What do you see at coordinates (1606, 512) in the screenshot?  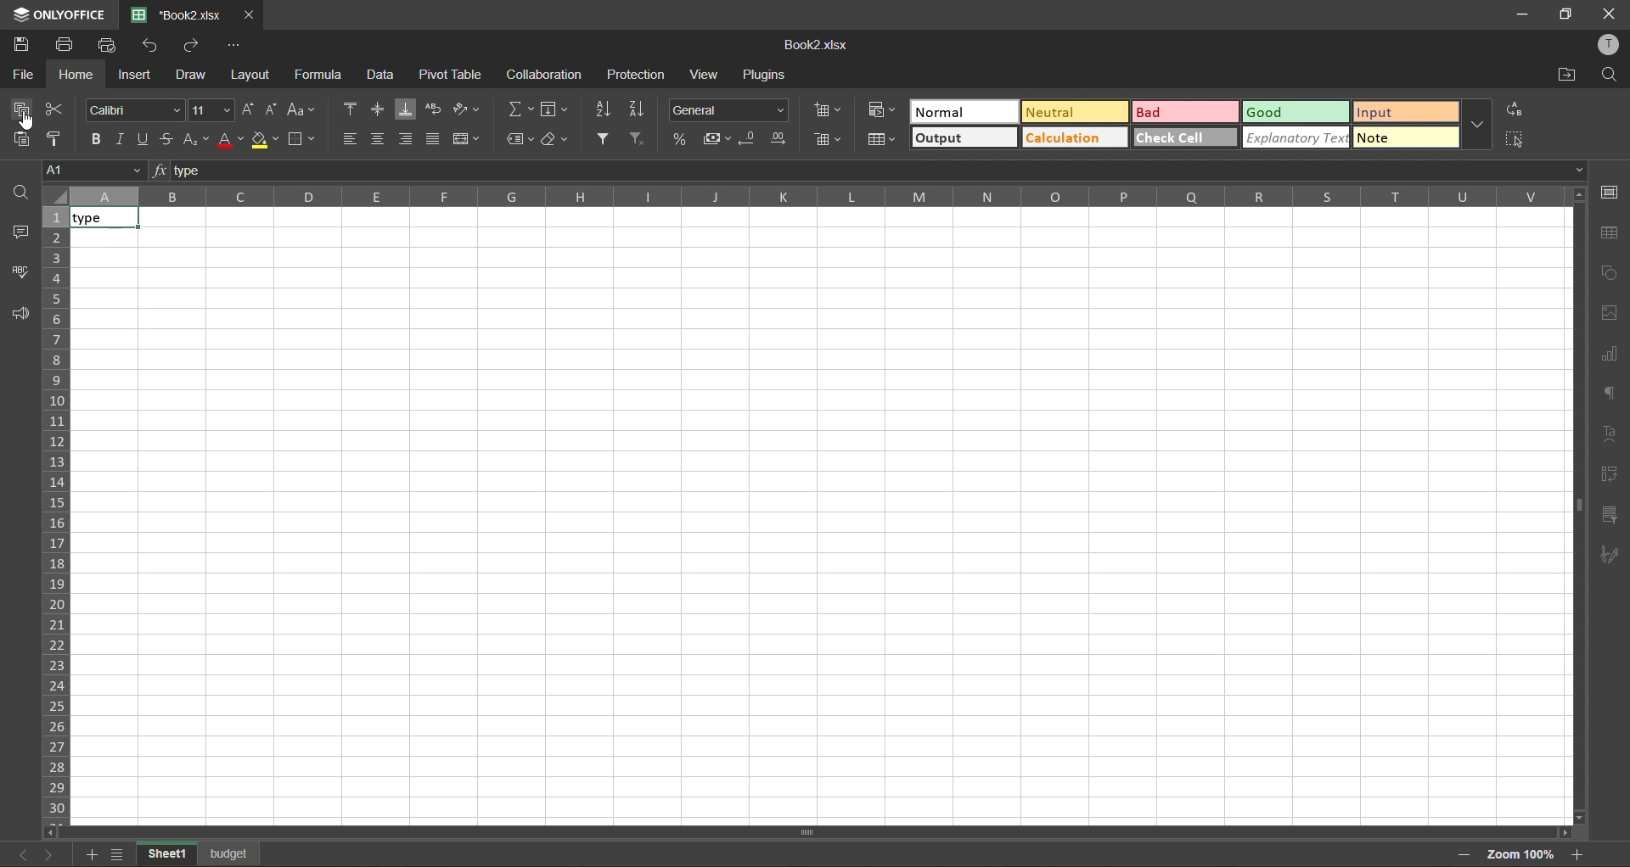 I see `slicer` at bounding box center [1606, 512].